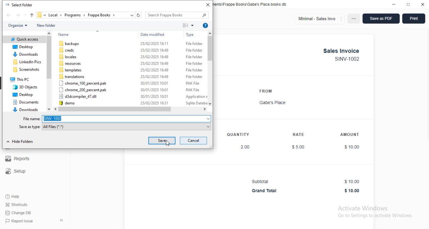 This screenshot has width=429, height=229. I want to click on toggle maximize, so click(409, 4).